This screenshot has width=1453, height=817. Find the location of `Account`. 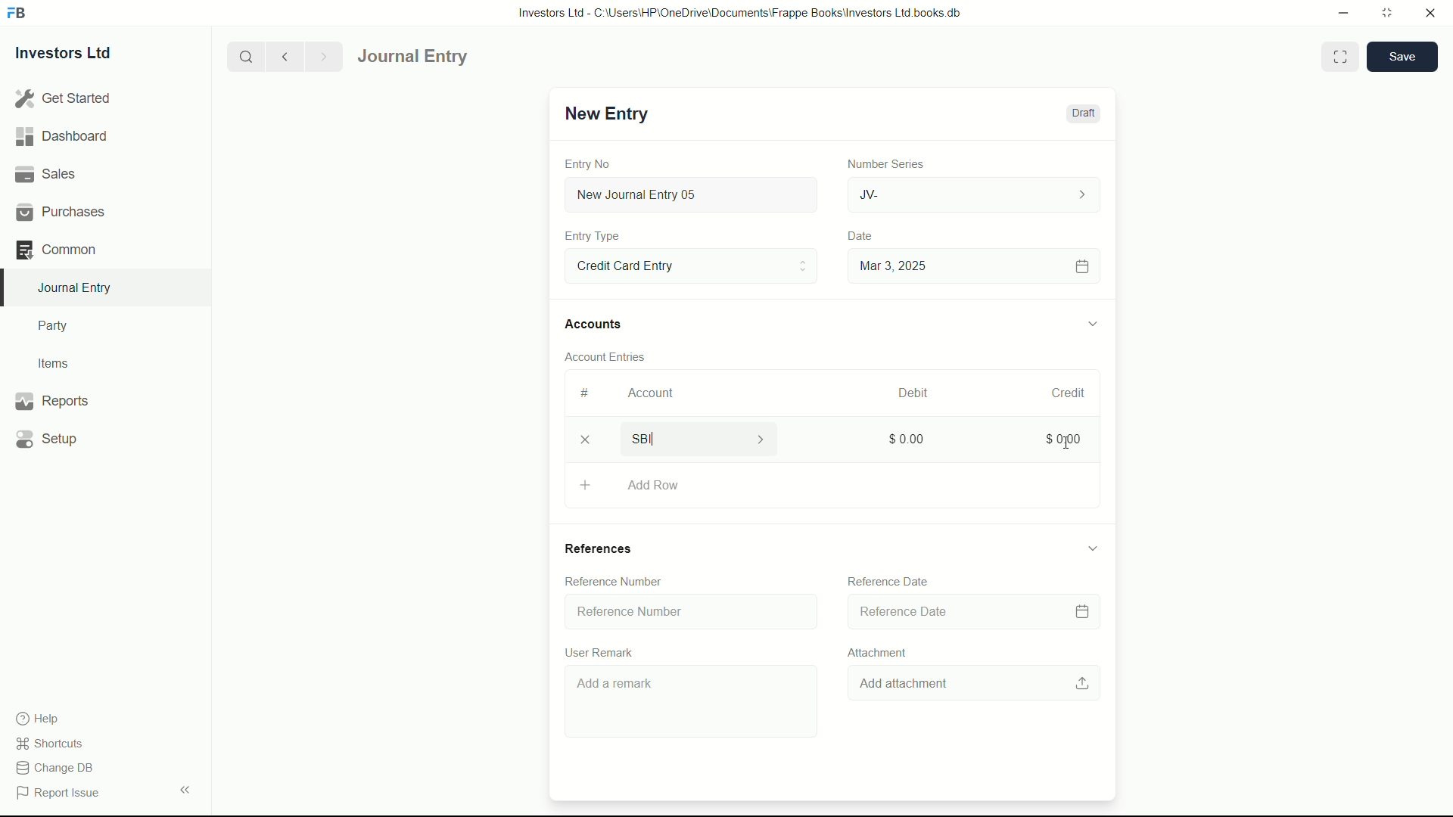

Account is located at coordinates (652, 393).